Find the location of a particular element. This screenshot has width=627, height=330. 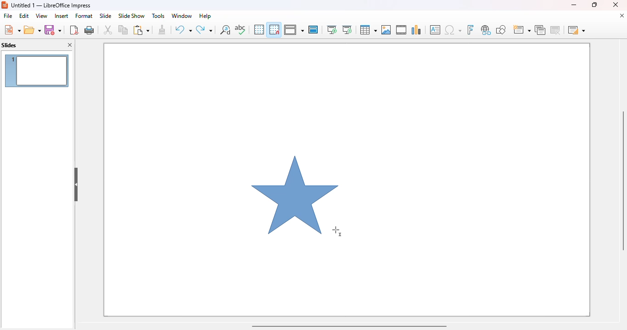

file is located at coordinates (8, 16).